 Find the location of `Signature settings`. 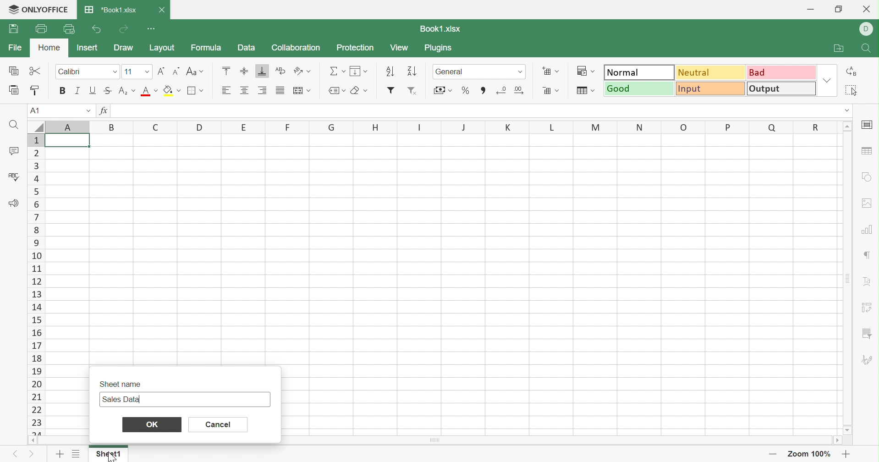

Signature settings is located at coordinates (865, 363).